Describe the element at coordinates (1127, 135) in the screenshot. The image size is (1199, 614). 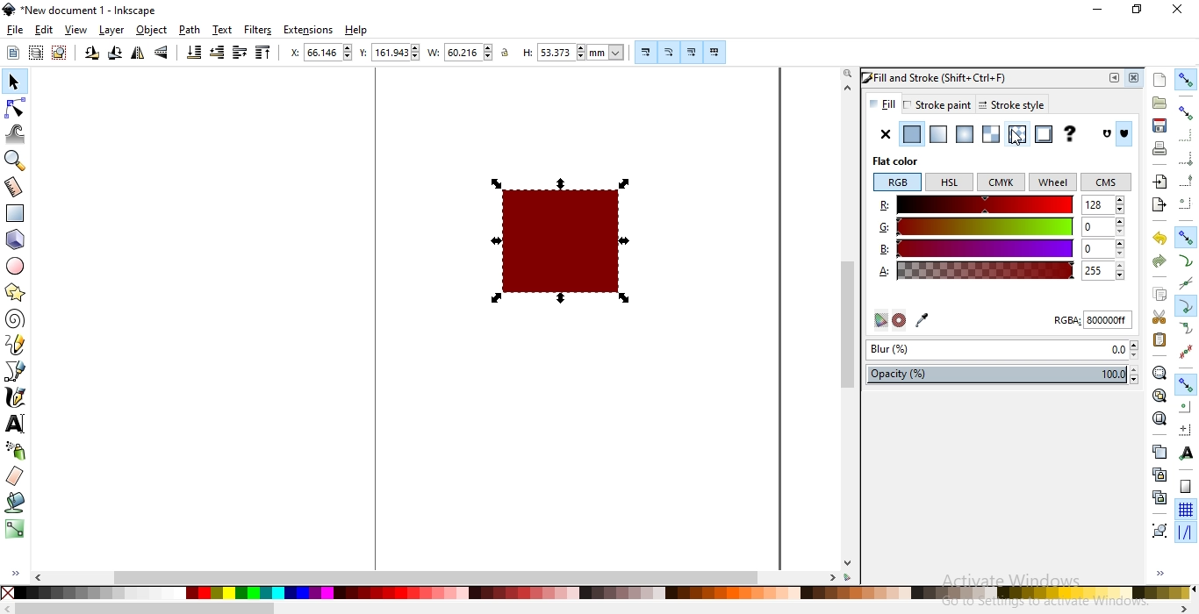
I see `icon` at that location.